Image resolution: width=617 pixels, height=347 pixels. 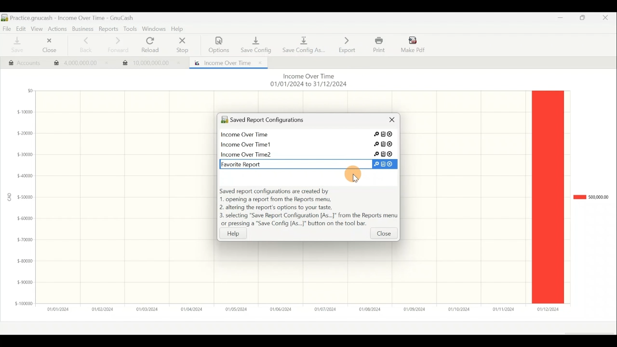 I want to click on Saved report configurations, so click(x=292, y=121).